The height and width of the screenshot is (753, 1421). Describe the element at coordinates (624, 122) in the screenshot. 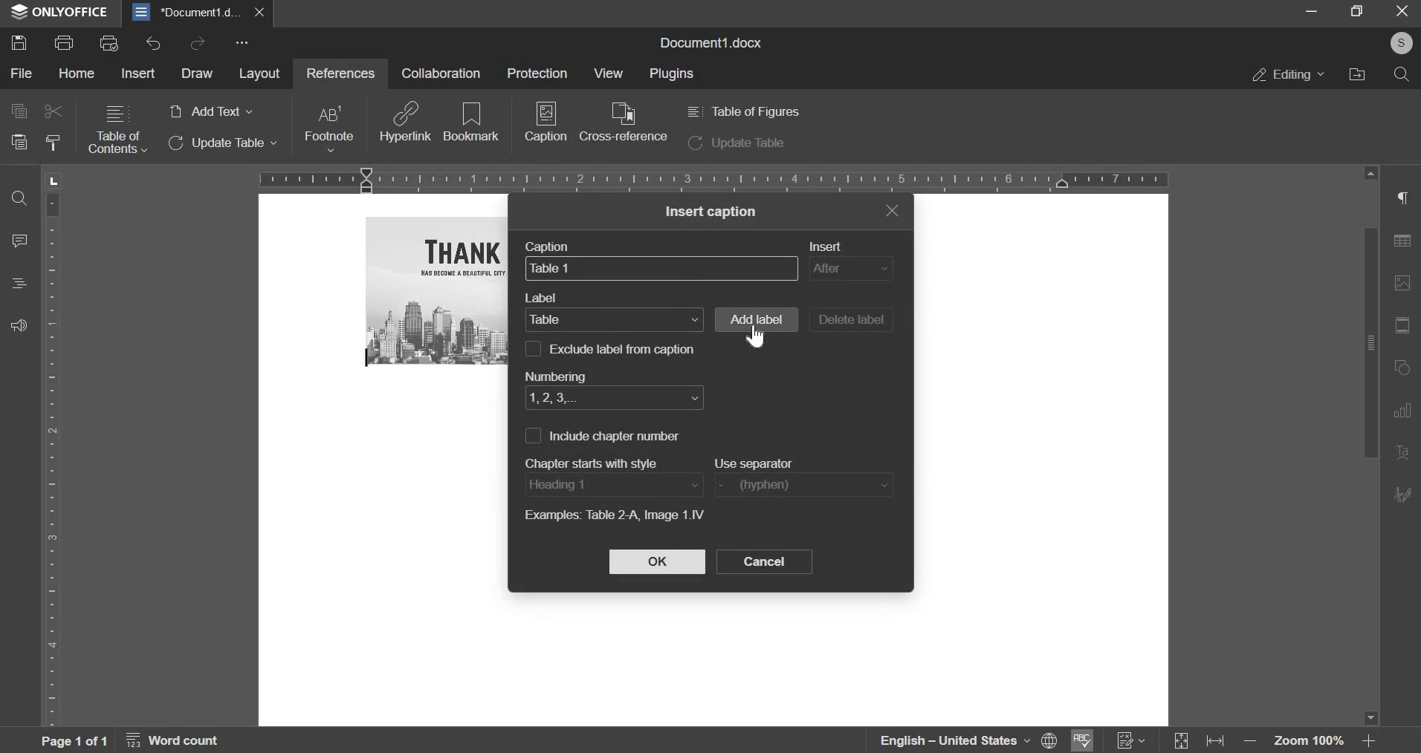

I see `cross reference` at that location.